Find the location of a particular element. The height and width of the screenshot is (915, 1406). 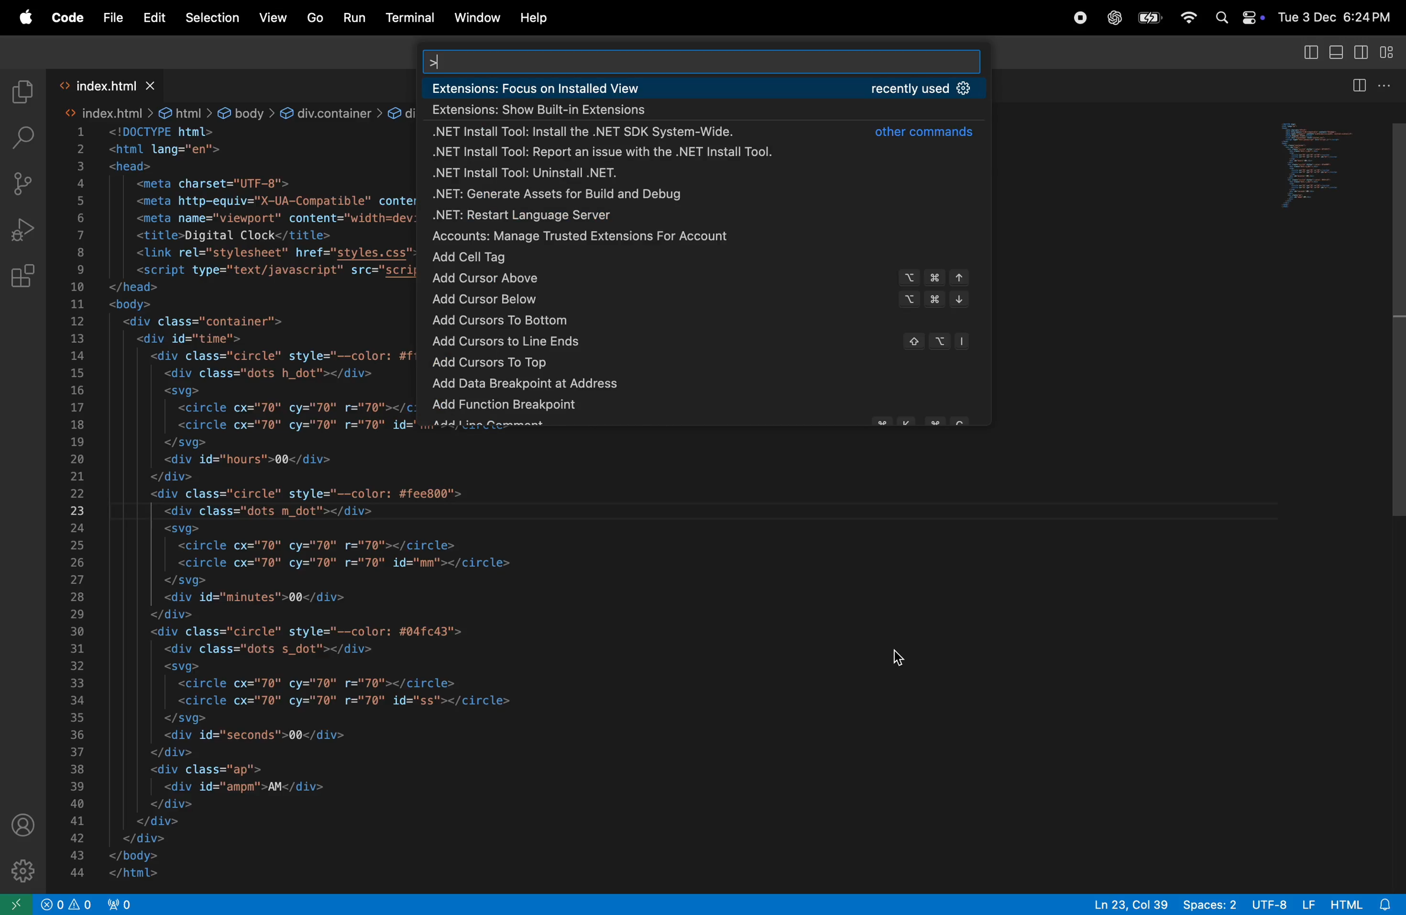

.net install tool is located at coordinates (708, 152).